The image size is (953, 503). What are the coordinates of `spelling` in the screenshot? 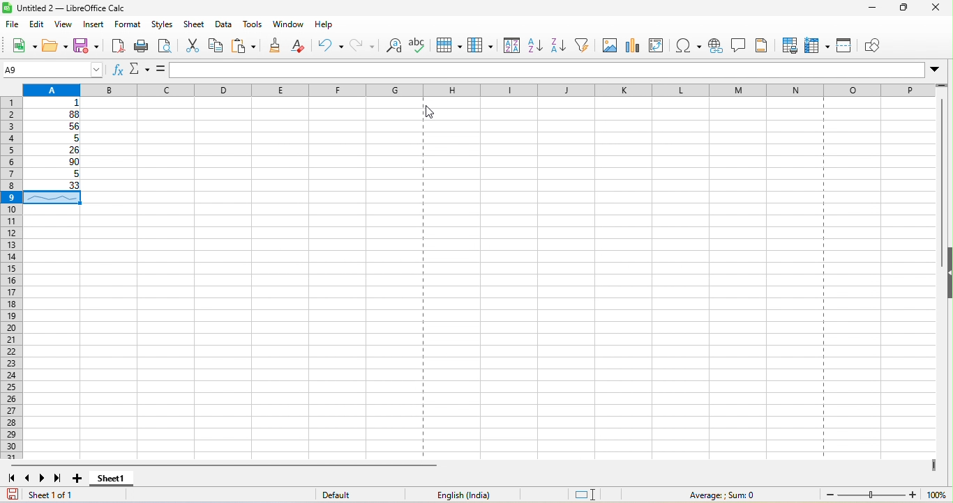 It's located at (417, 49).